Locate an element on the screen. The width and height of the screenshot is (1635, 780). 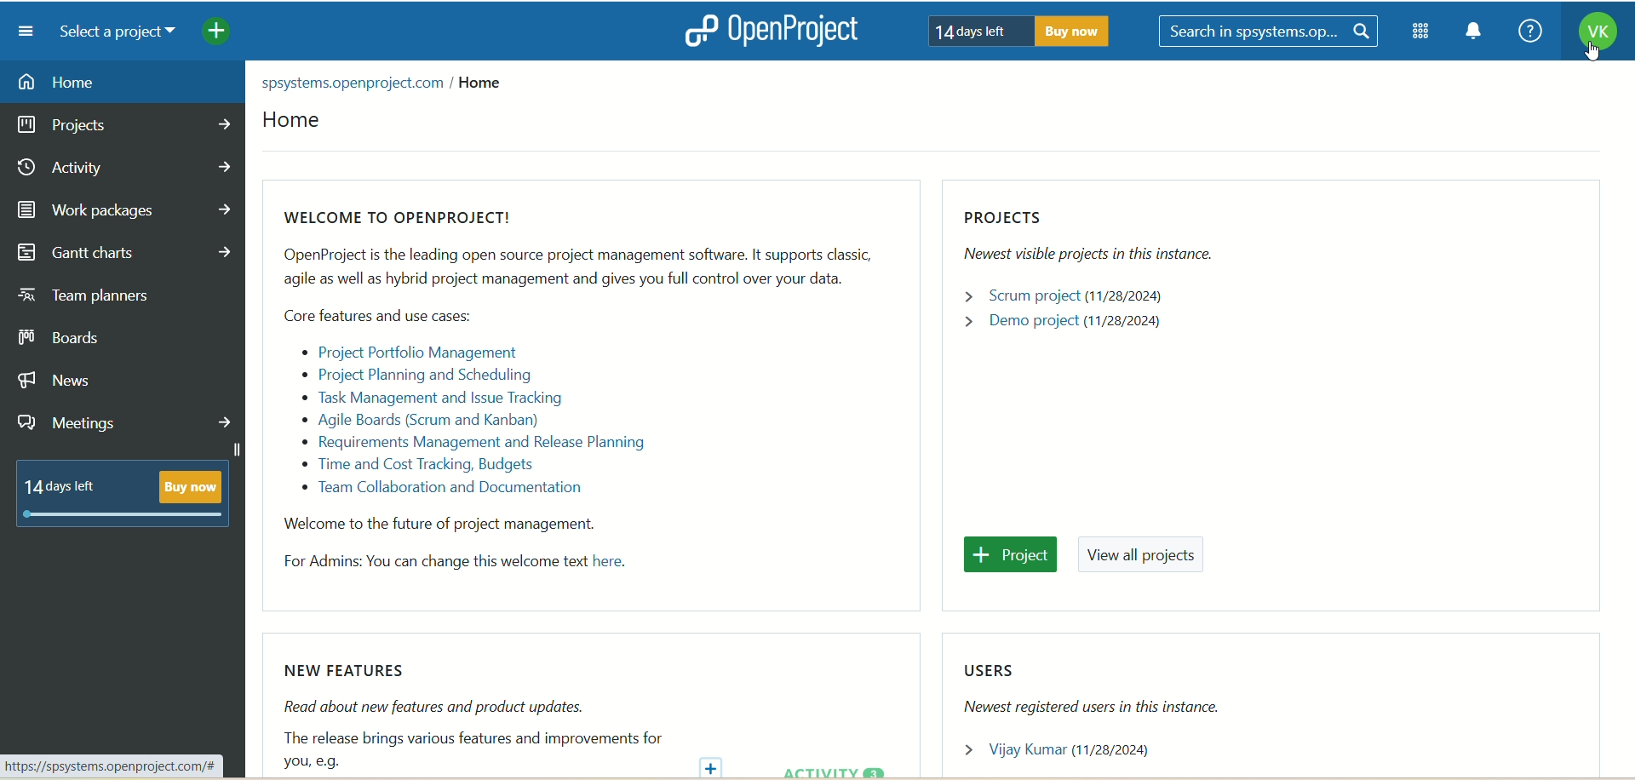
text is located at coordinates (1013, 30).